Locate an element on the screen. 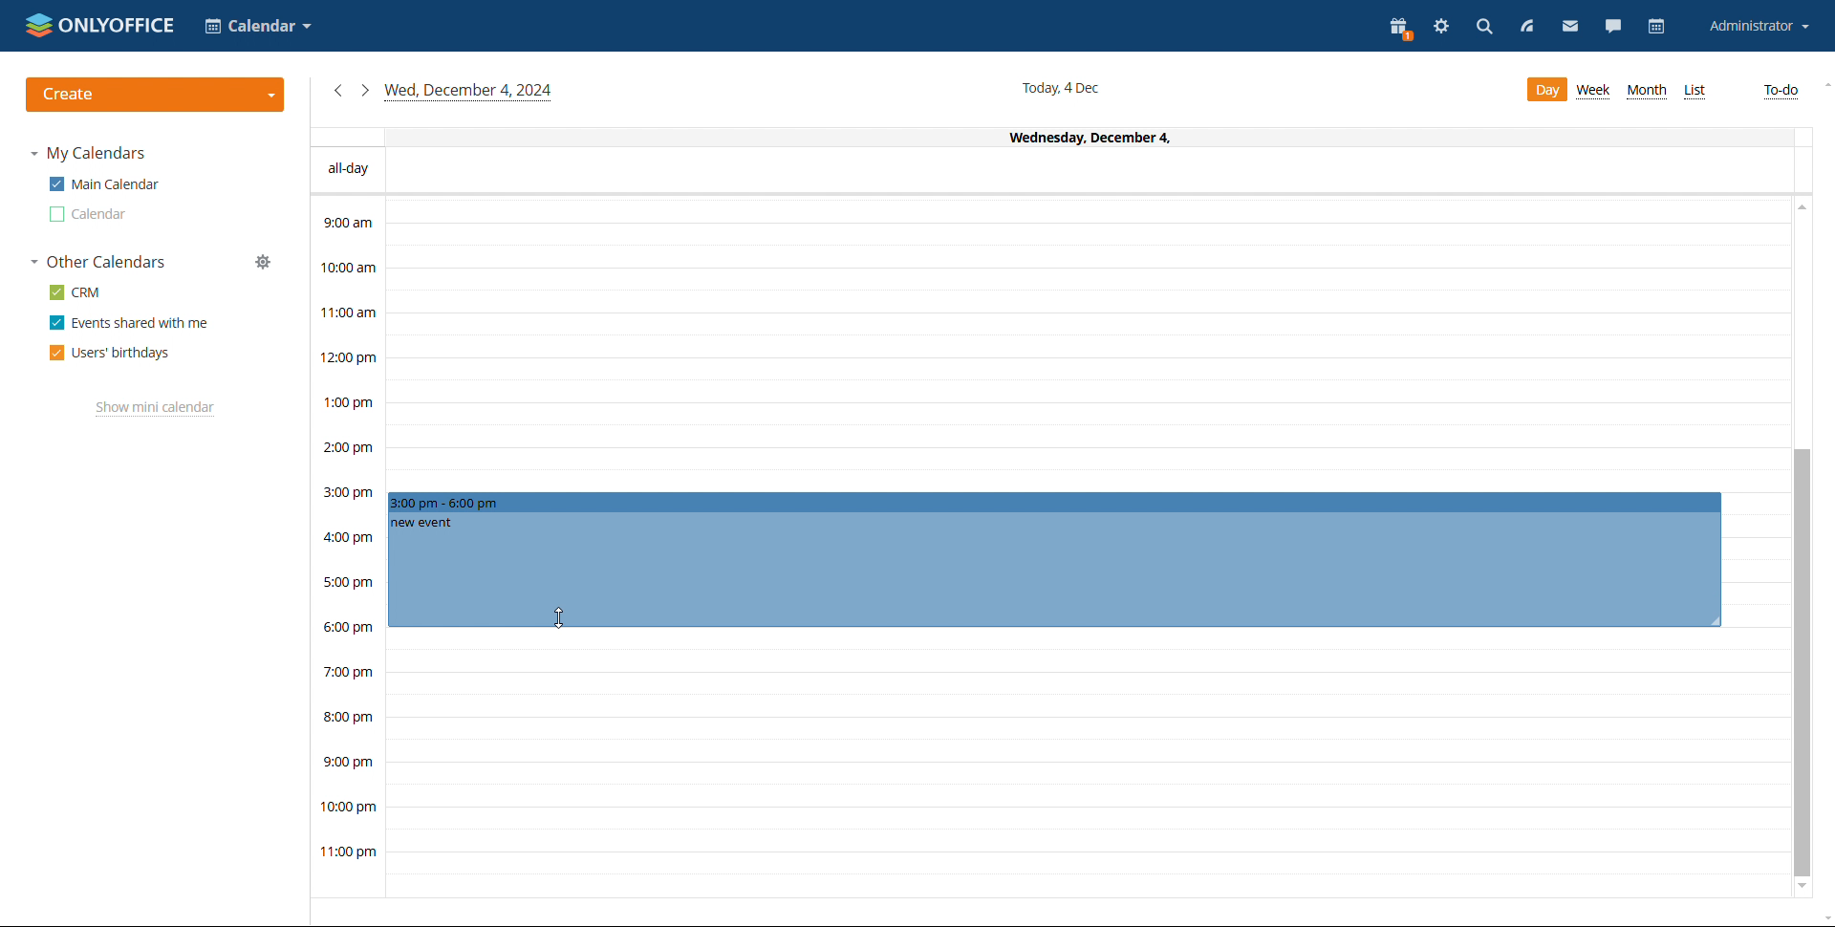 This screenshot has height=927, width=1835. week view is located at coordinates (1595, 91).